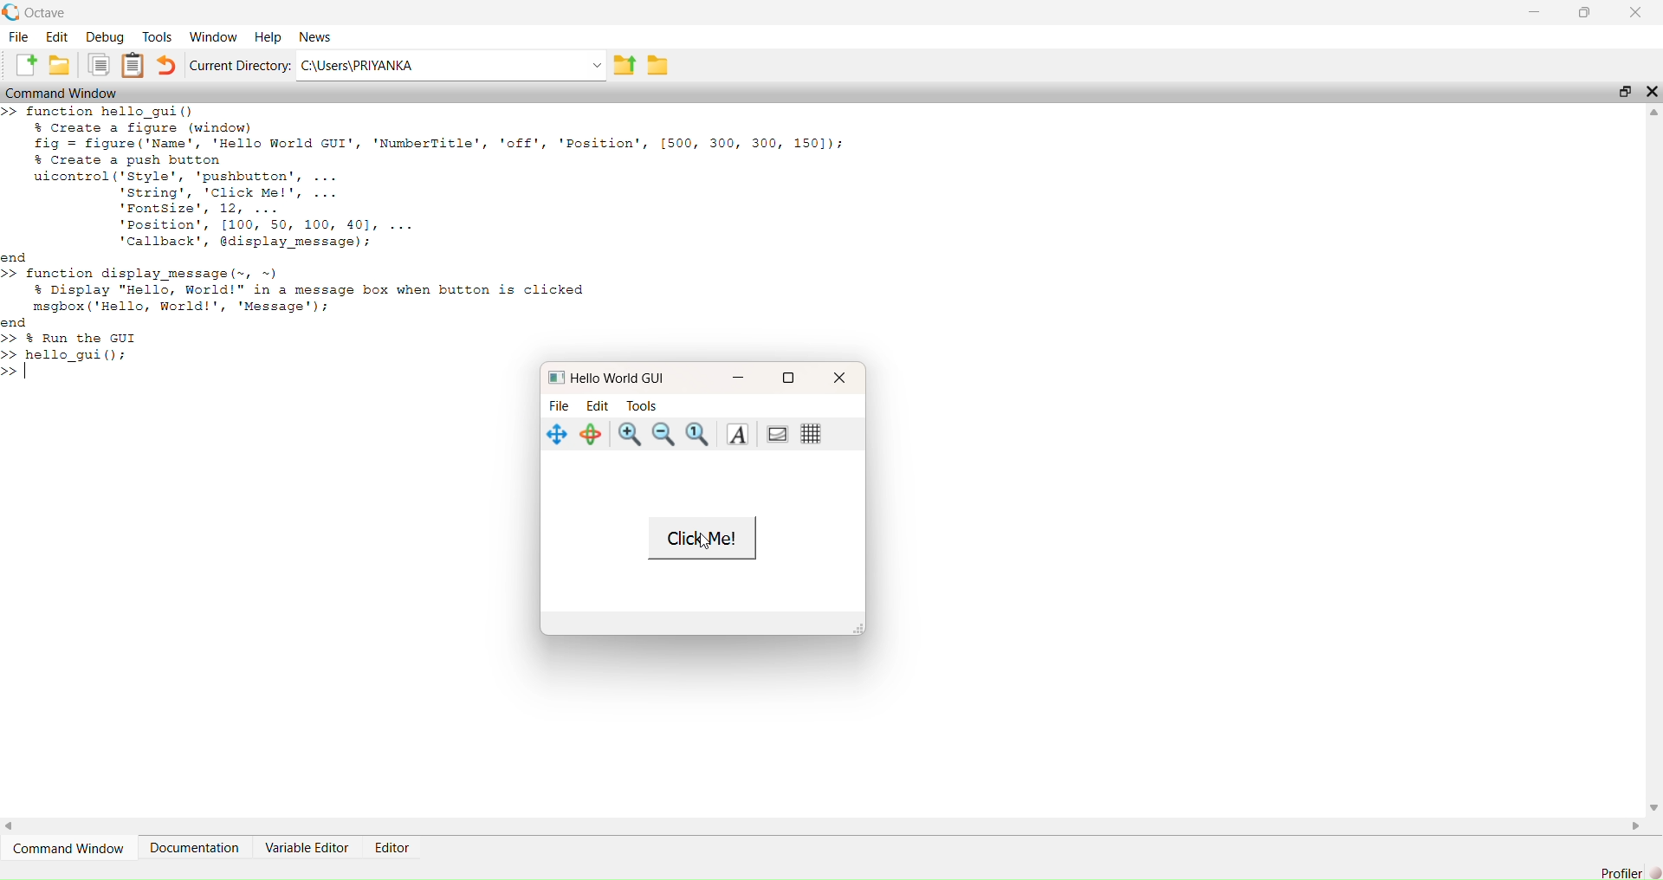 This screenshot has height=880, width=1663. What do you see at coordinates (598, 404) in the screenshot?
I see `Edit` at bounding box center [598, 404].